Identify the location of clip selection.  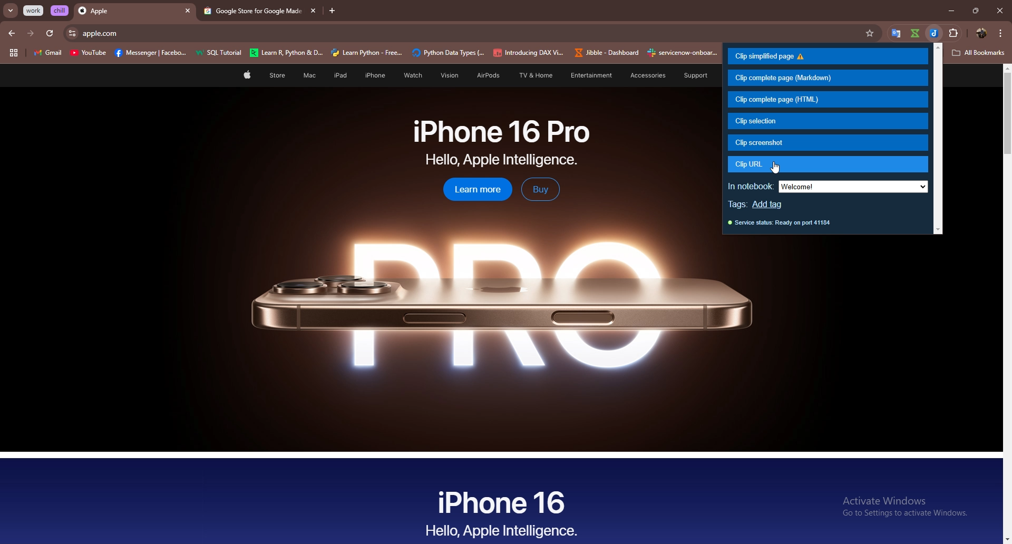
(826, 121).